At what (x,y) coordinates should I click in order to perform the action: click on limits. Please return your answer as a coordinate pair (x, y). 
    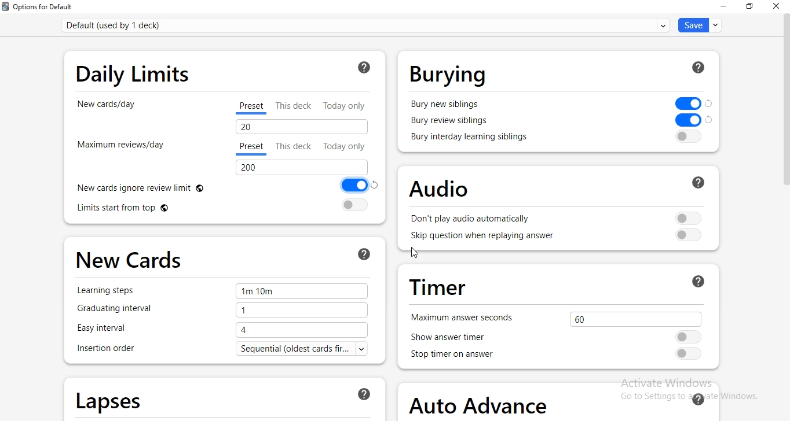
    Looking at the image, I should click on (152, 209).